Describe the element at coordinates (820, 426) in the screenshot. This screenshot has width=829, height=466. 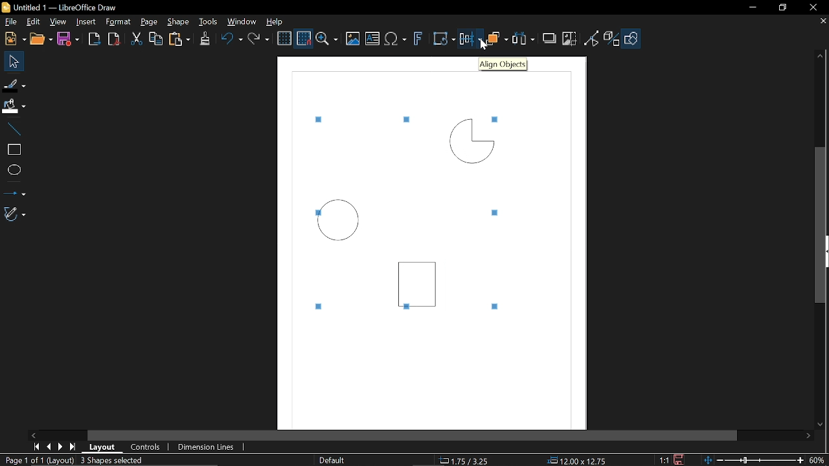
I see `Move down` at that location.